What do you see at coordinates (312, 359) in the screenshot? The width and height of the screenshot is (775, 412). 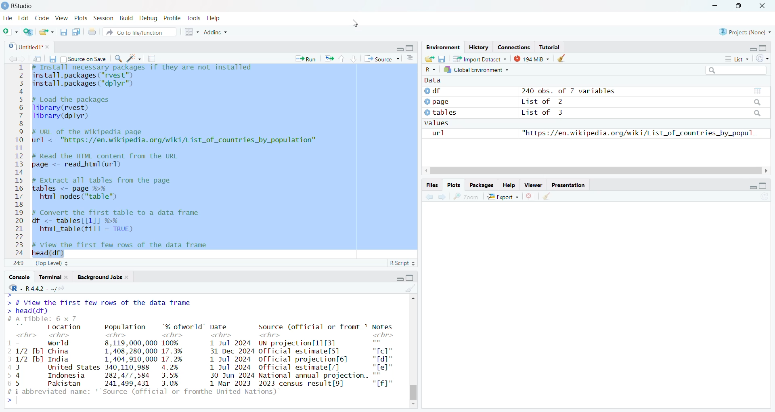 I see `<chr>UN projection[1][3] official estimate[5] official projection[6] official estimate[7] National annual projection. 2023 census result[9]` at bounding box center [312, 359].